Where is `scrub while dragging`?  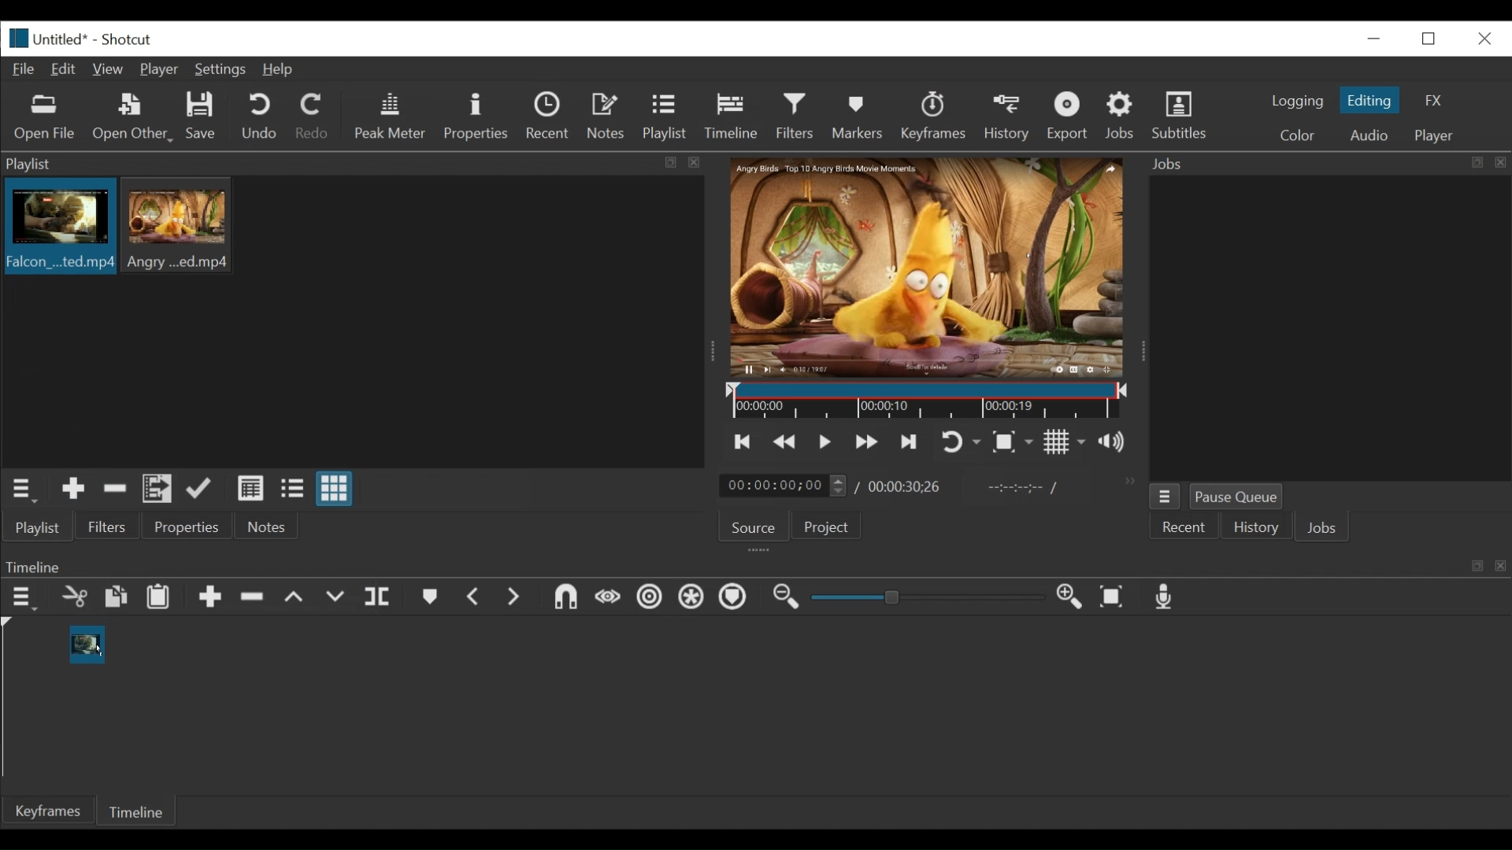
scrub while dragging is located at coordinates (609, 598).